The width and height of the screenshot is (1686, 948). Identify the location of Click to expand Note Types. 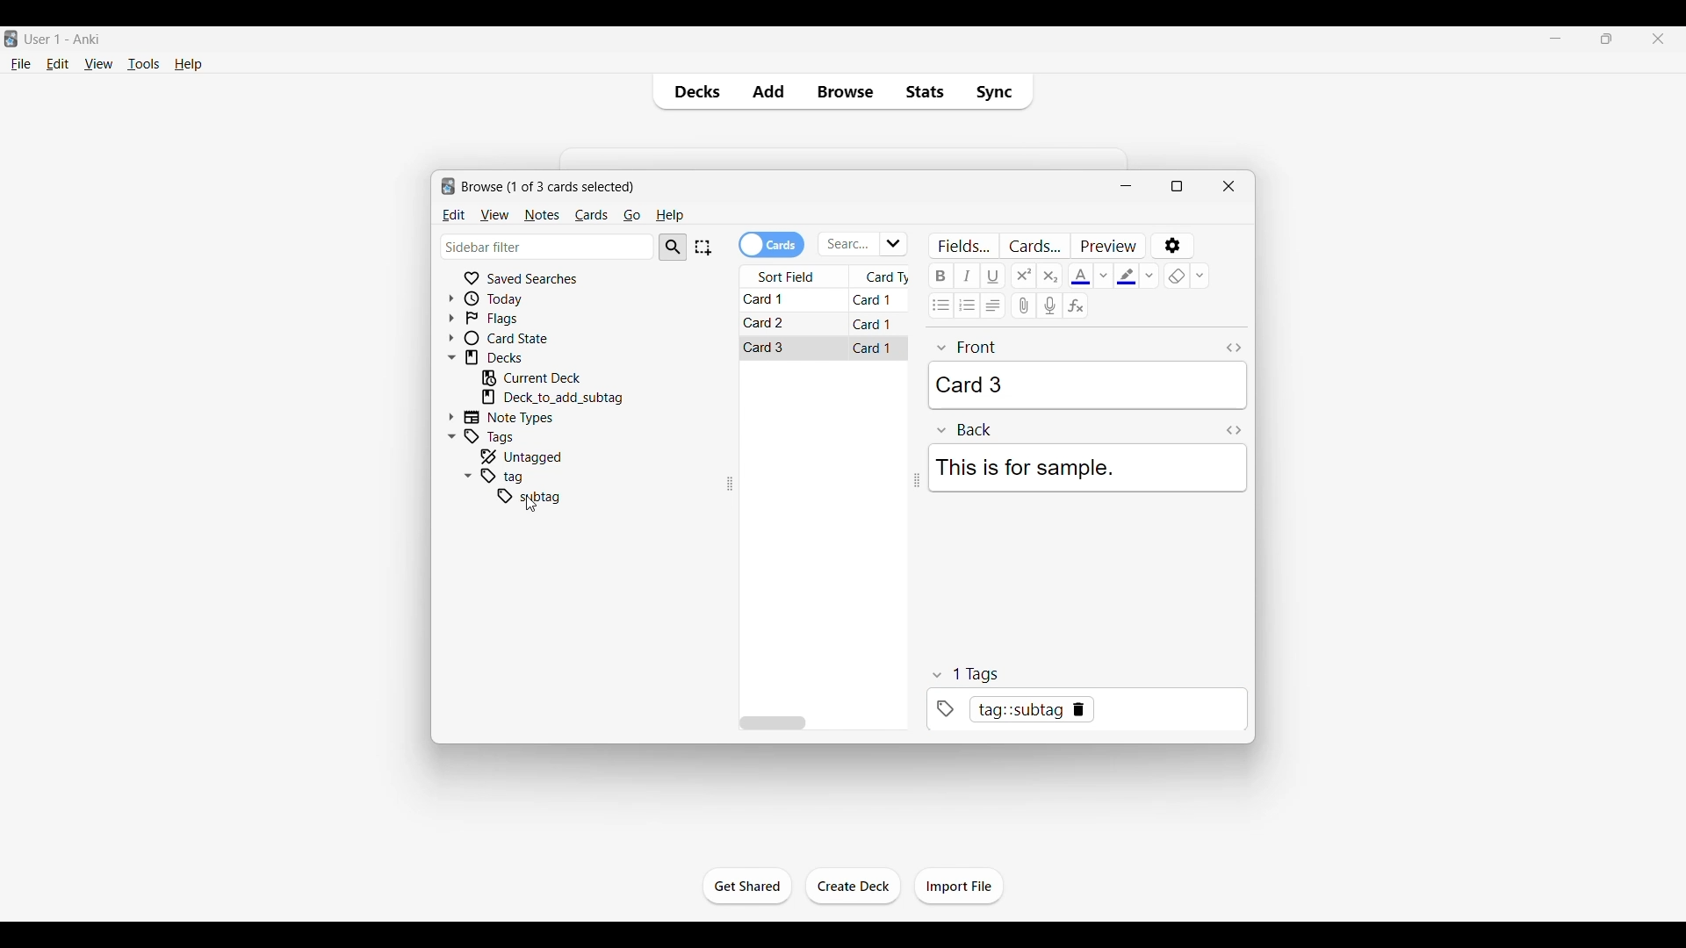
(451, 417).